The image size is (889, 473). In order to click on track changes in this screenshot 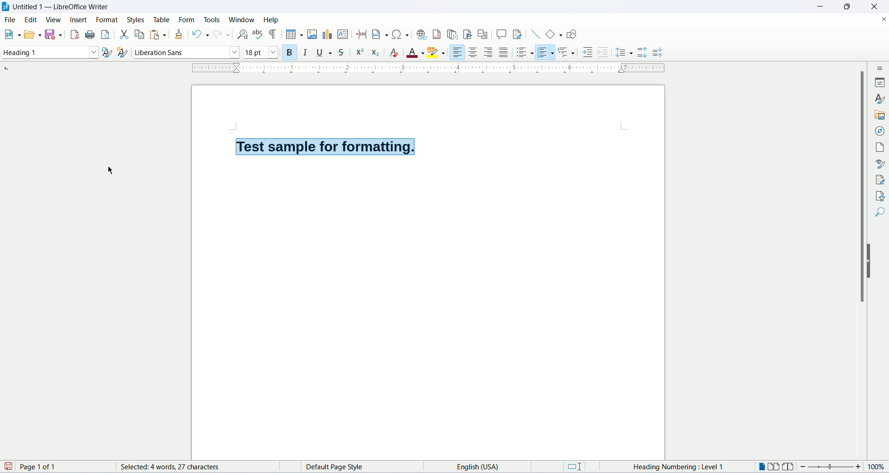, I will do `click(517, 35)`.